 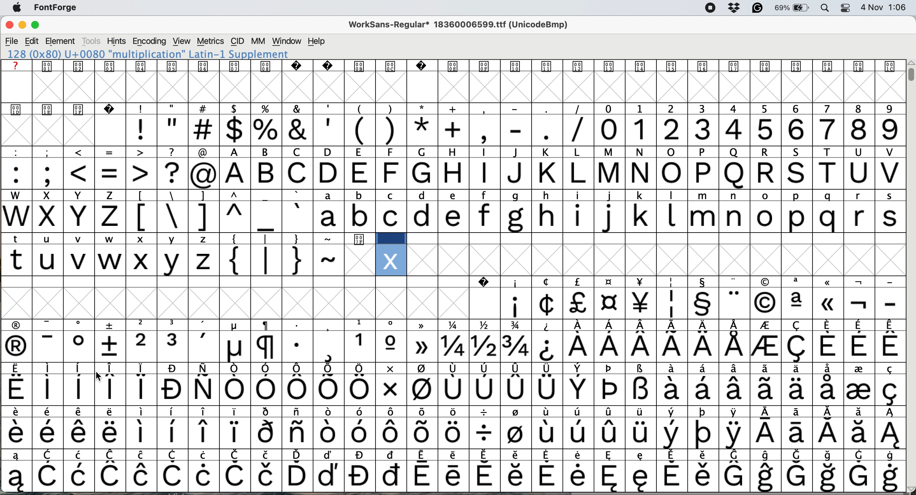 I want to click on 120 (0x78) U+0078 "x" LATIN SMALL LETTER X, so click(x=134, y=54).